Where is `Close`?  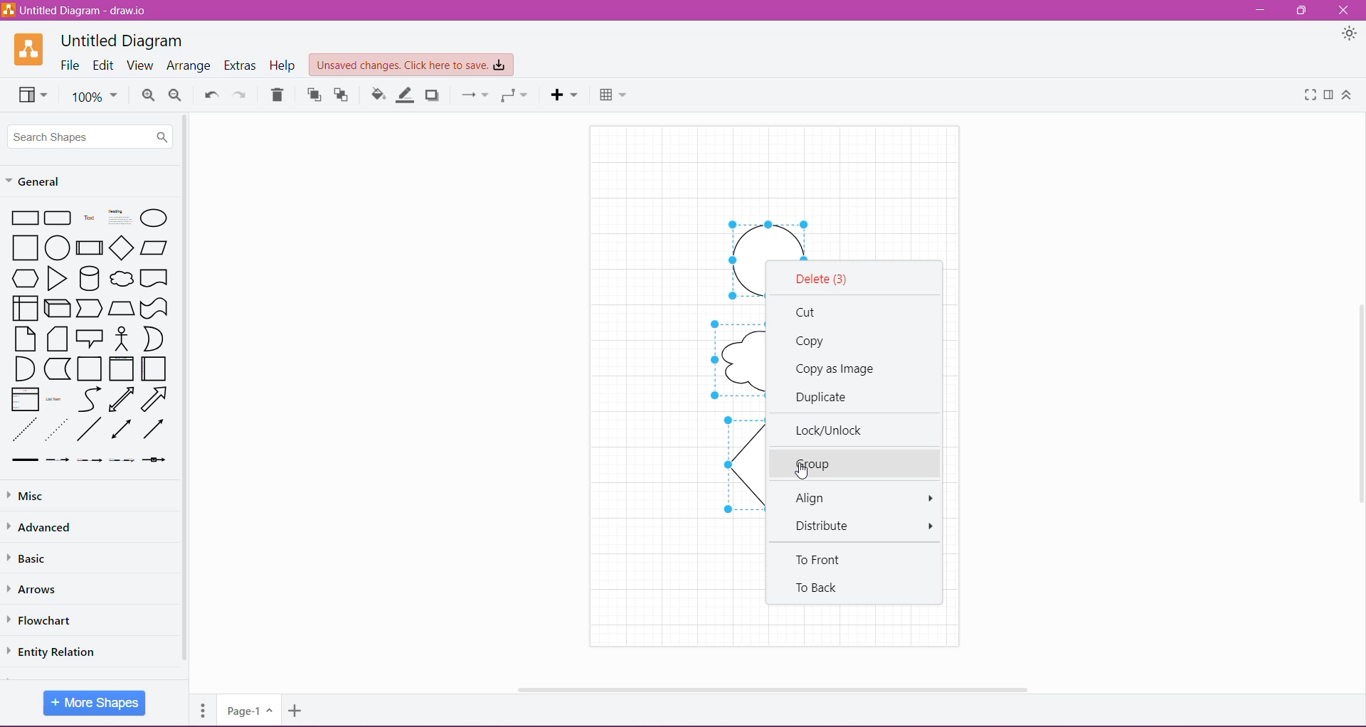 Close is located at coordinates (1343, 11).